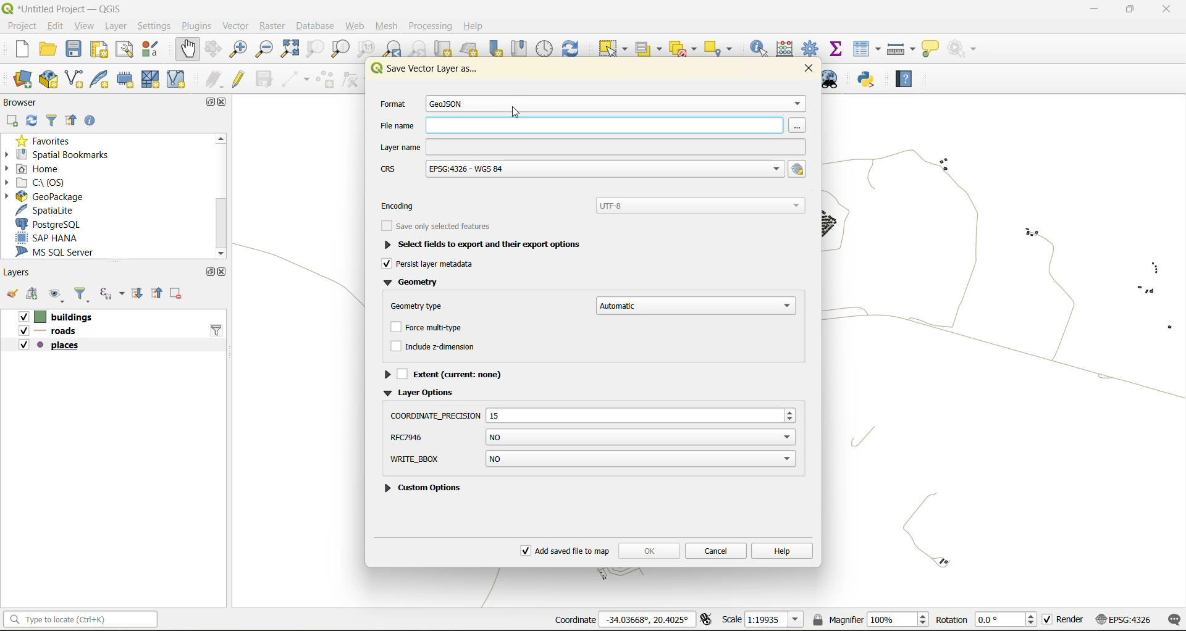 Image resolution: width=1186 pixels, height=631 pixels. What do you see at coordinates (591, 416) in the screenshot?
I see `coordinate precision` at bounding box center [591, 416].